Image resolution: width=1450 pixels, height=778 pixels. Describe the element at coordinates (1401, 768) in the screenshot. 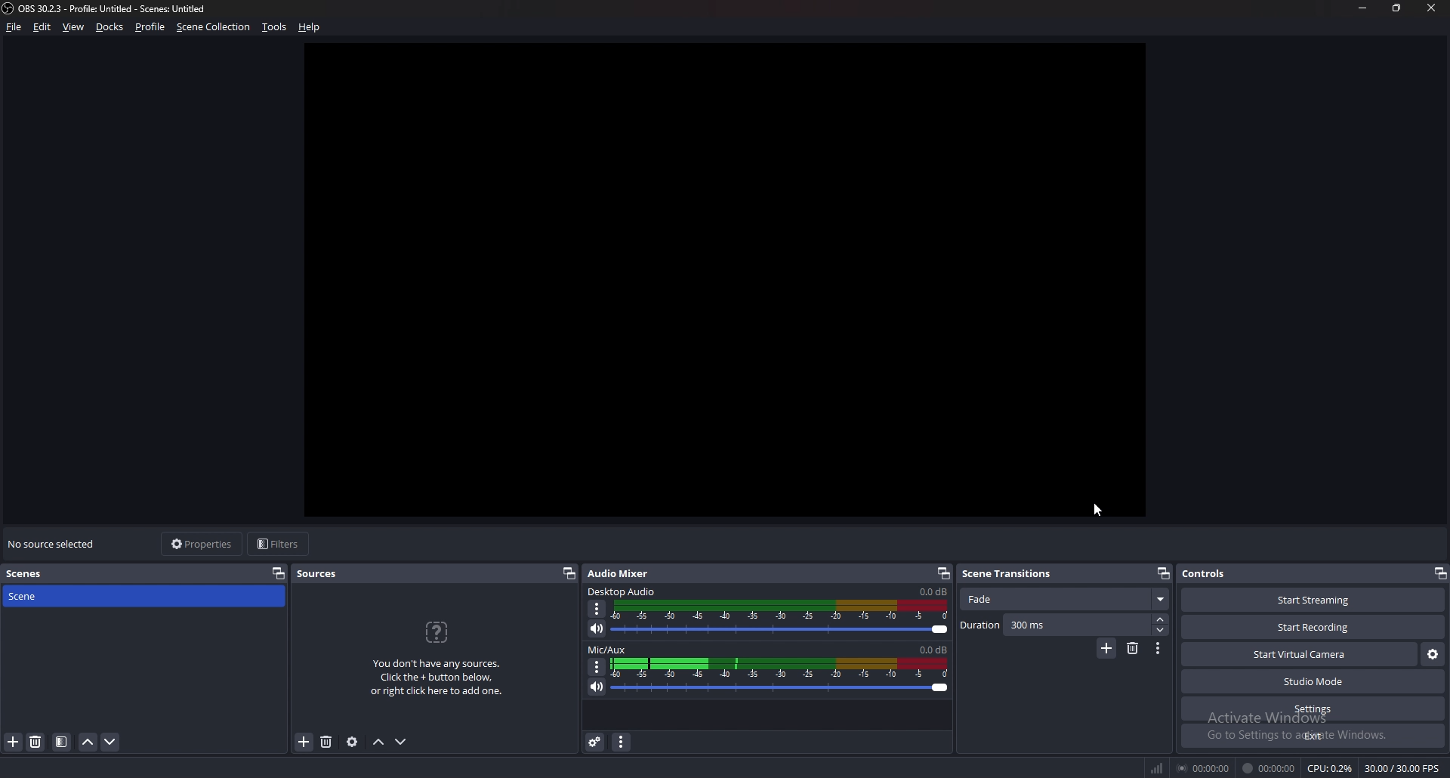

I see `30.00 / 30.00 FPS` at that location.